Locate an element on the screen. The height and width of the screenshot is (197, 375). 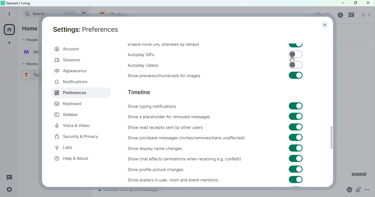
Expand is located at coordinates (356, 173).